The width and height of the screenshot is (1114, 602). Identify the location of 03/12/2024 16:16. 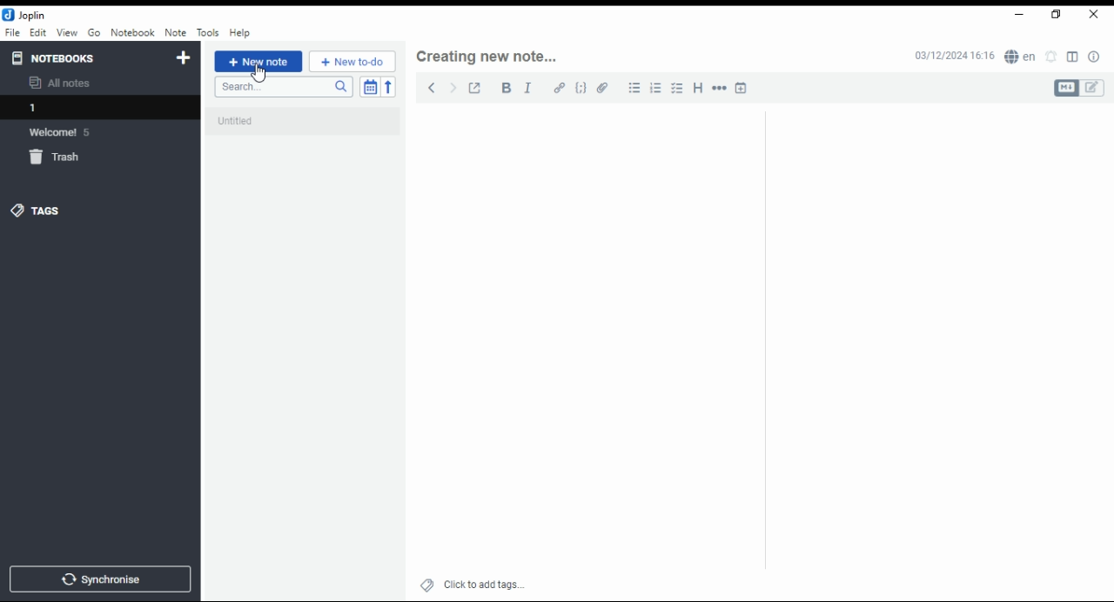
(954, 56).